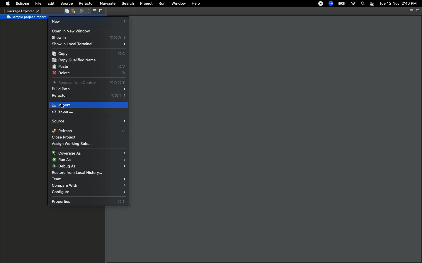  I want to click on Refresh, so click(89, 130).